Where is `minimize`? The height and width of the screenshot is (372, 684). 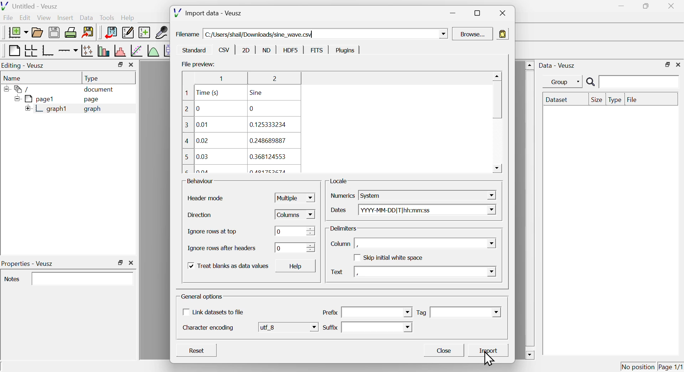
minimize is located at coordinates (452, 14).